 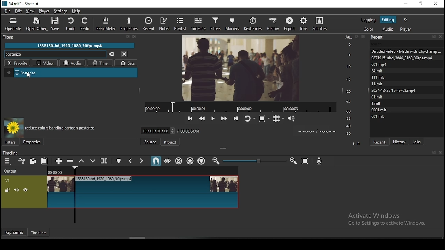 What do you see at coordinates (168, 161) in the screenshot?
I see `scrub while dragging` at bounding box center [168, 161].